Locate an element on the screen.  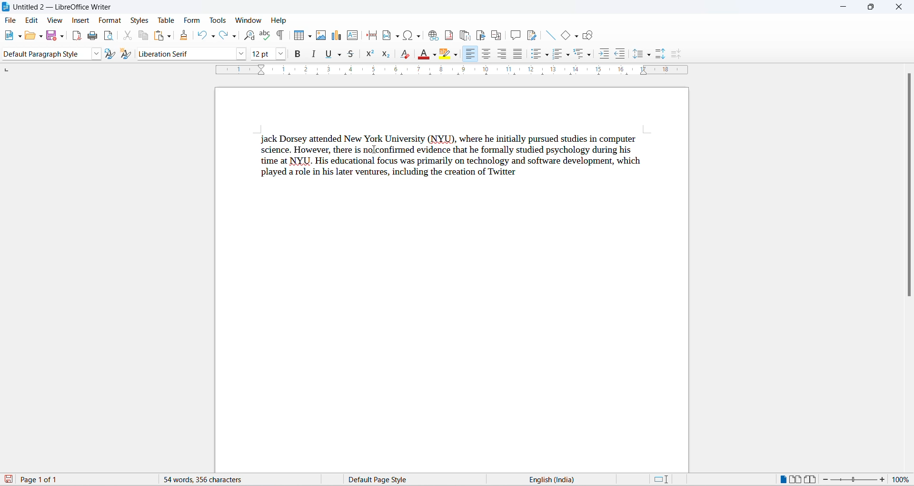
insert images is located at coordinates (323, 35).